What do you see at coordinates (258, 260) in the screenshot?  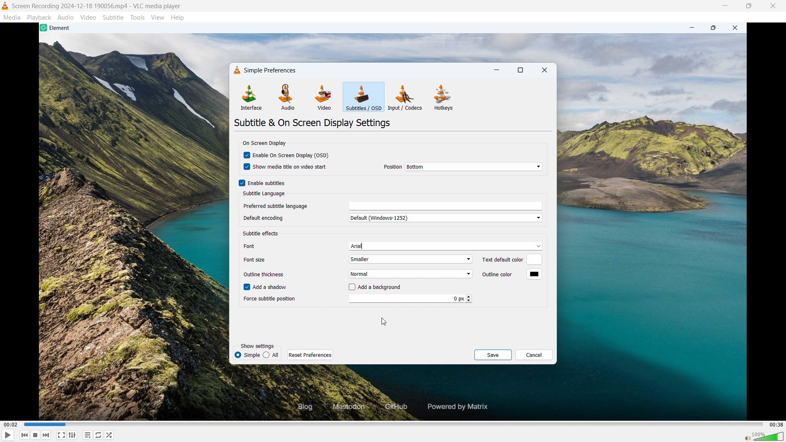 I see `Font size` at bounding box center [258, 260].